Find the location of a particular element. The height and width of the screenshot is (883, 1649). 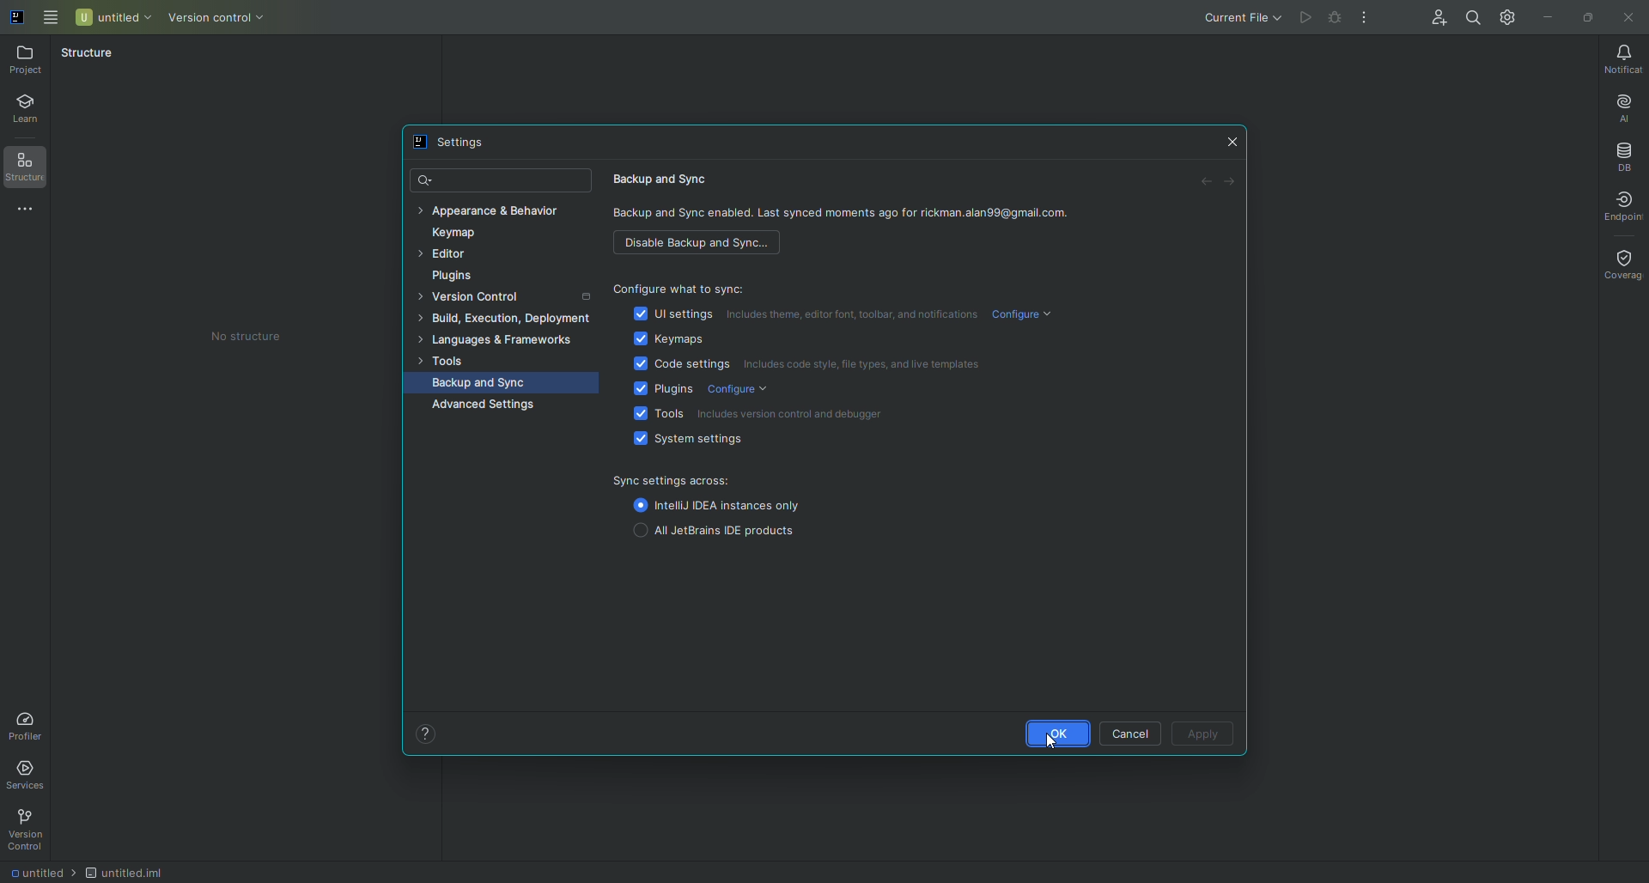

Editor is located at coordinates (447, 258).